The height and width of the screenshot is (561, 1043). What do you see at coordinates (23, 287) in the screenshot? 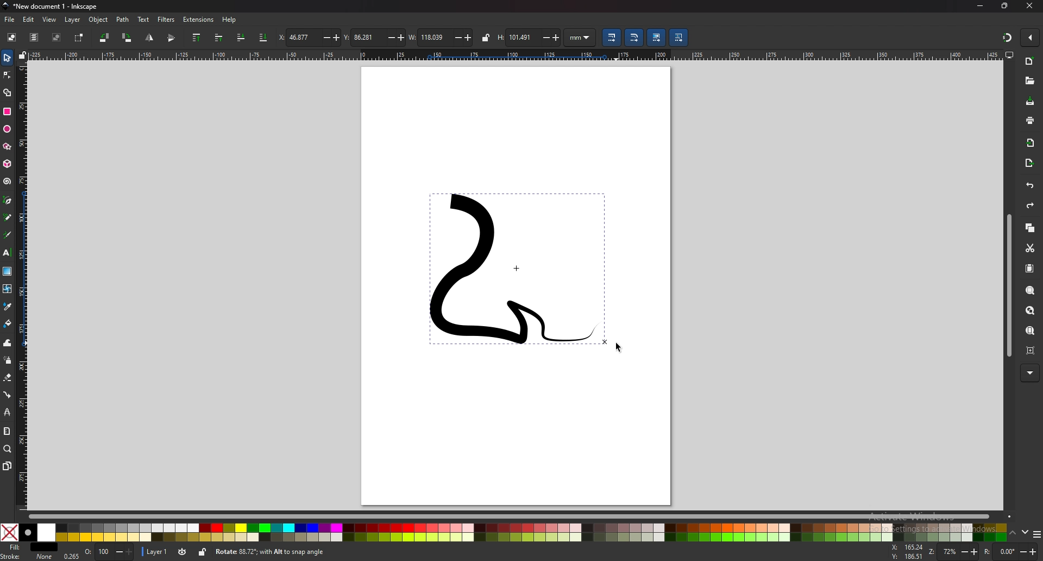
I see `vertical ruler` at bounding box center [23, 287].